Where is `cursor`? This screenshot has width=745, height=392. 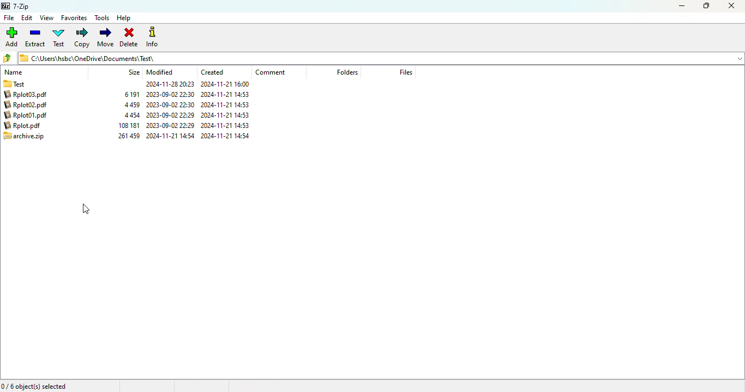 cursor is located at coordinates (86, 209).